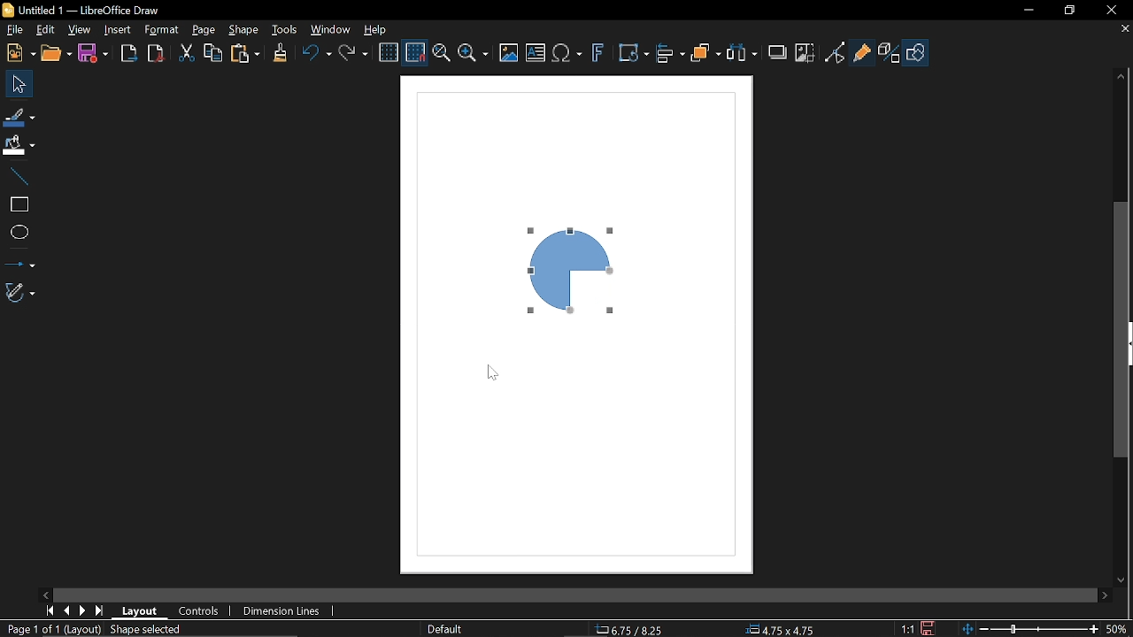 This screenshot has height=637, width=1133. I want to click on Arrange, so click(707, 54).